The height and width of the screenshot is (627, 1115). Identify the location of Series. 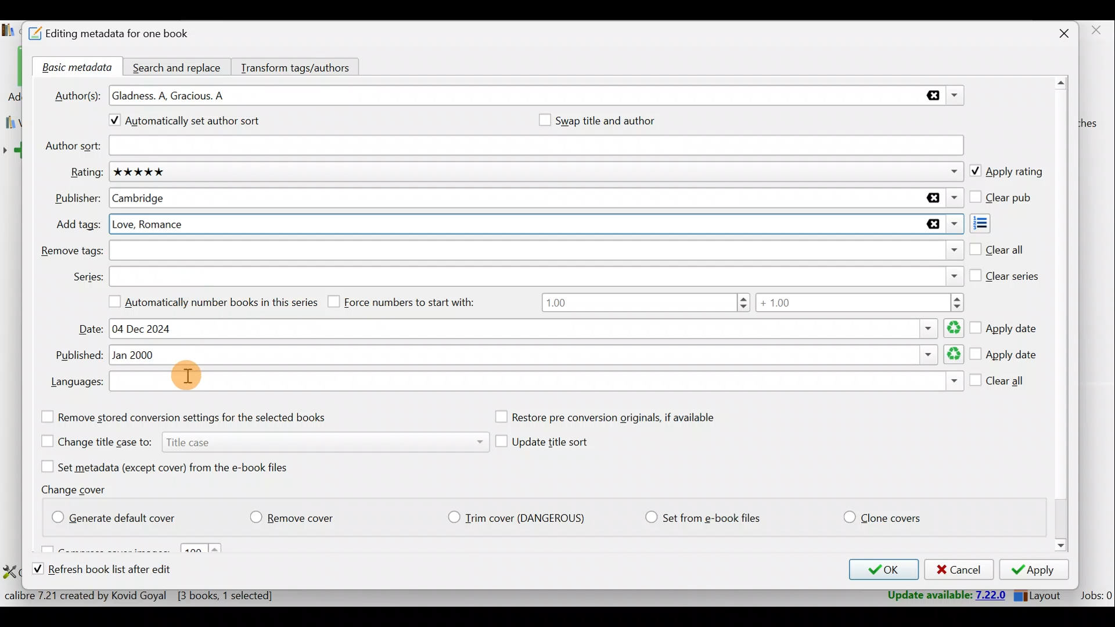
(537, 275).